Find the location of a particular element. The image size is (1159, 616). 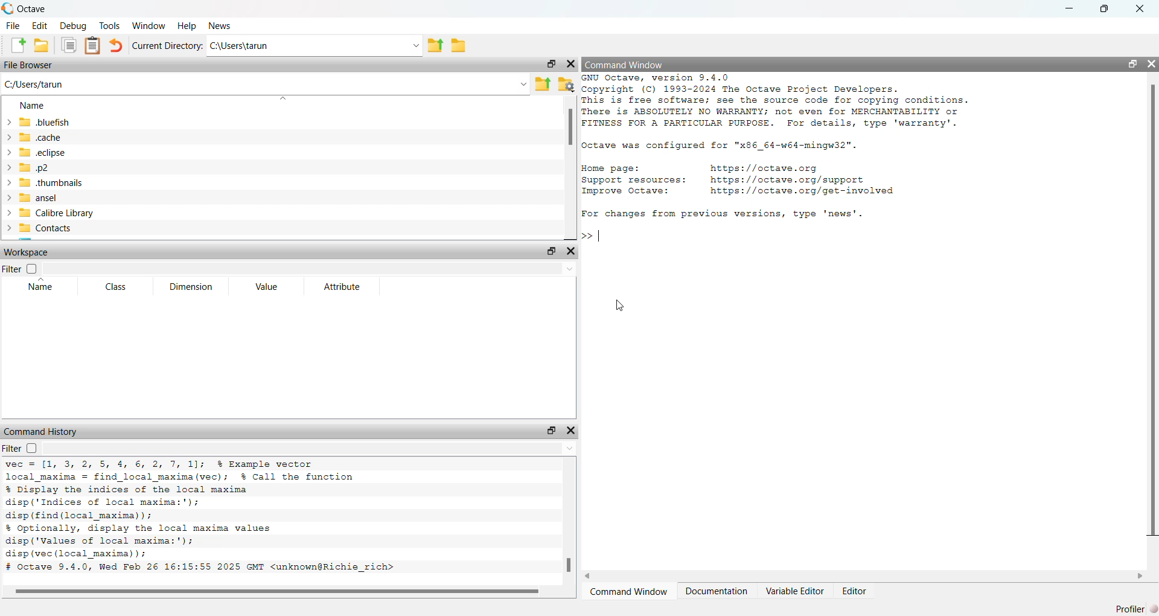

Calibre Library is located at coordinates (57, 213).